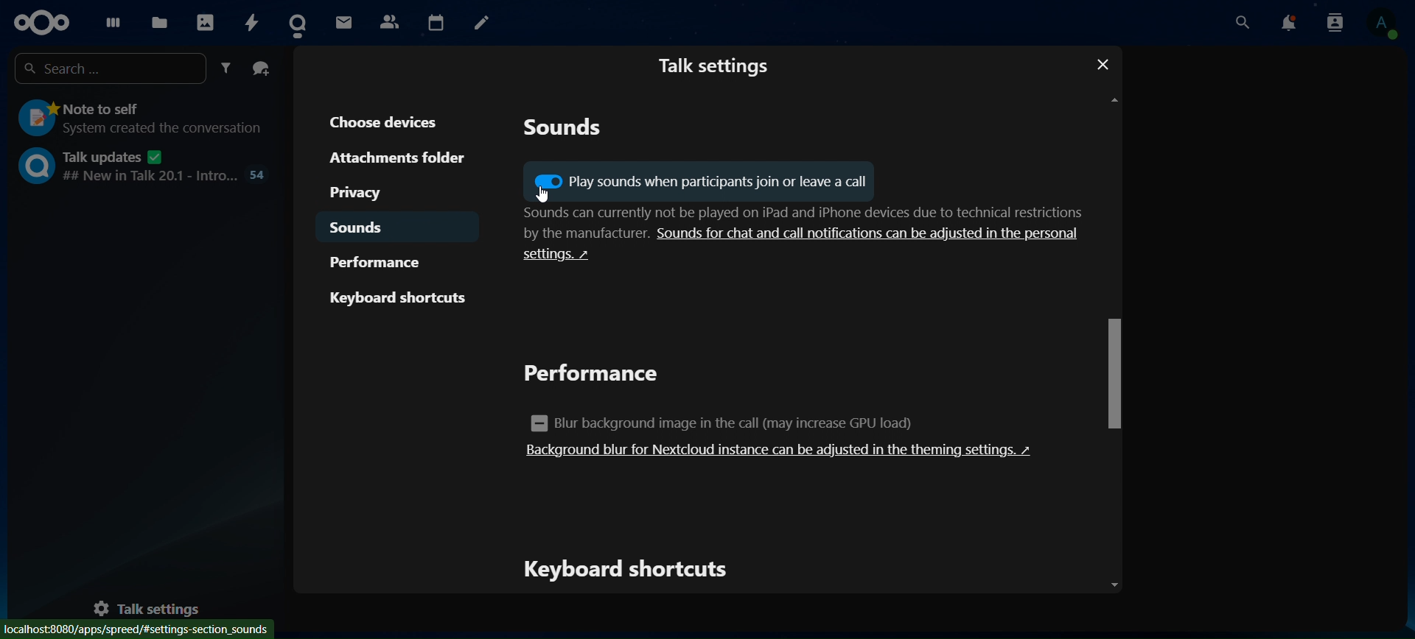  I want to click on close, so click(1107, 63).